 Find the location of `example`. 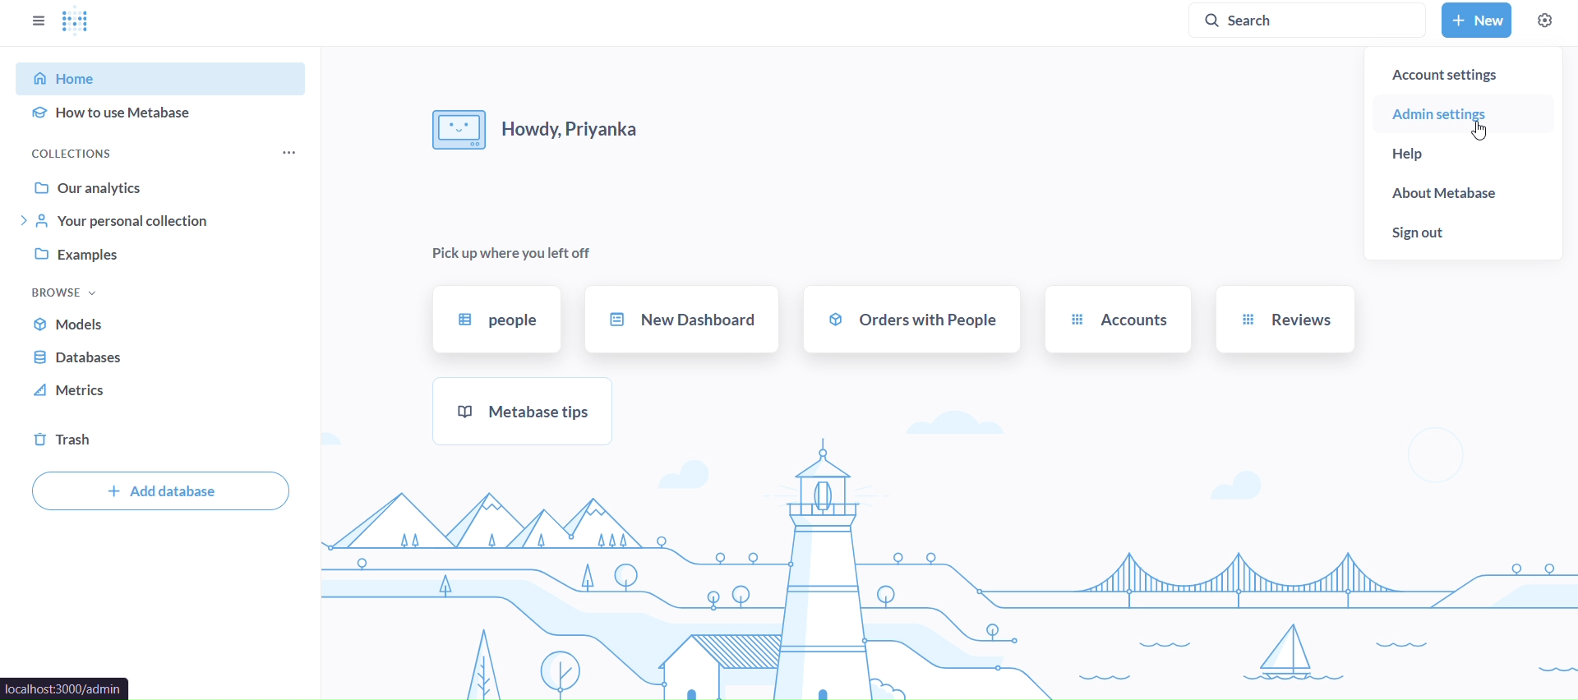

example is located at coordinates (166, 257).